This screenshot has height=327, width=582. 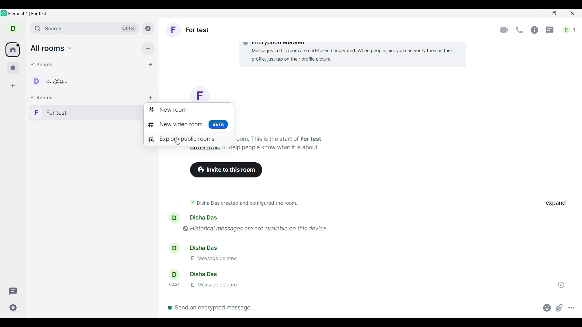 What do you see at coordinates (51, 48) in the screenshot?
I see `All rooms` at bounding box center [51, 48].